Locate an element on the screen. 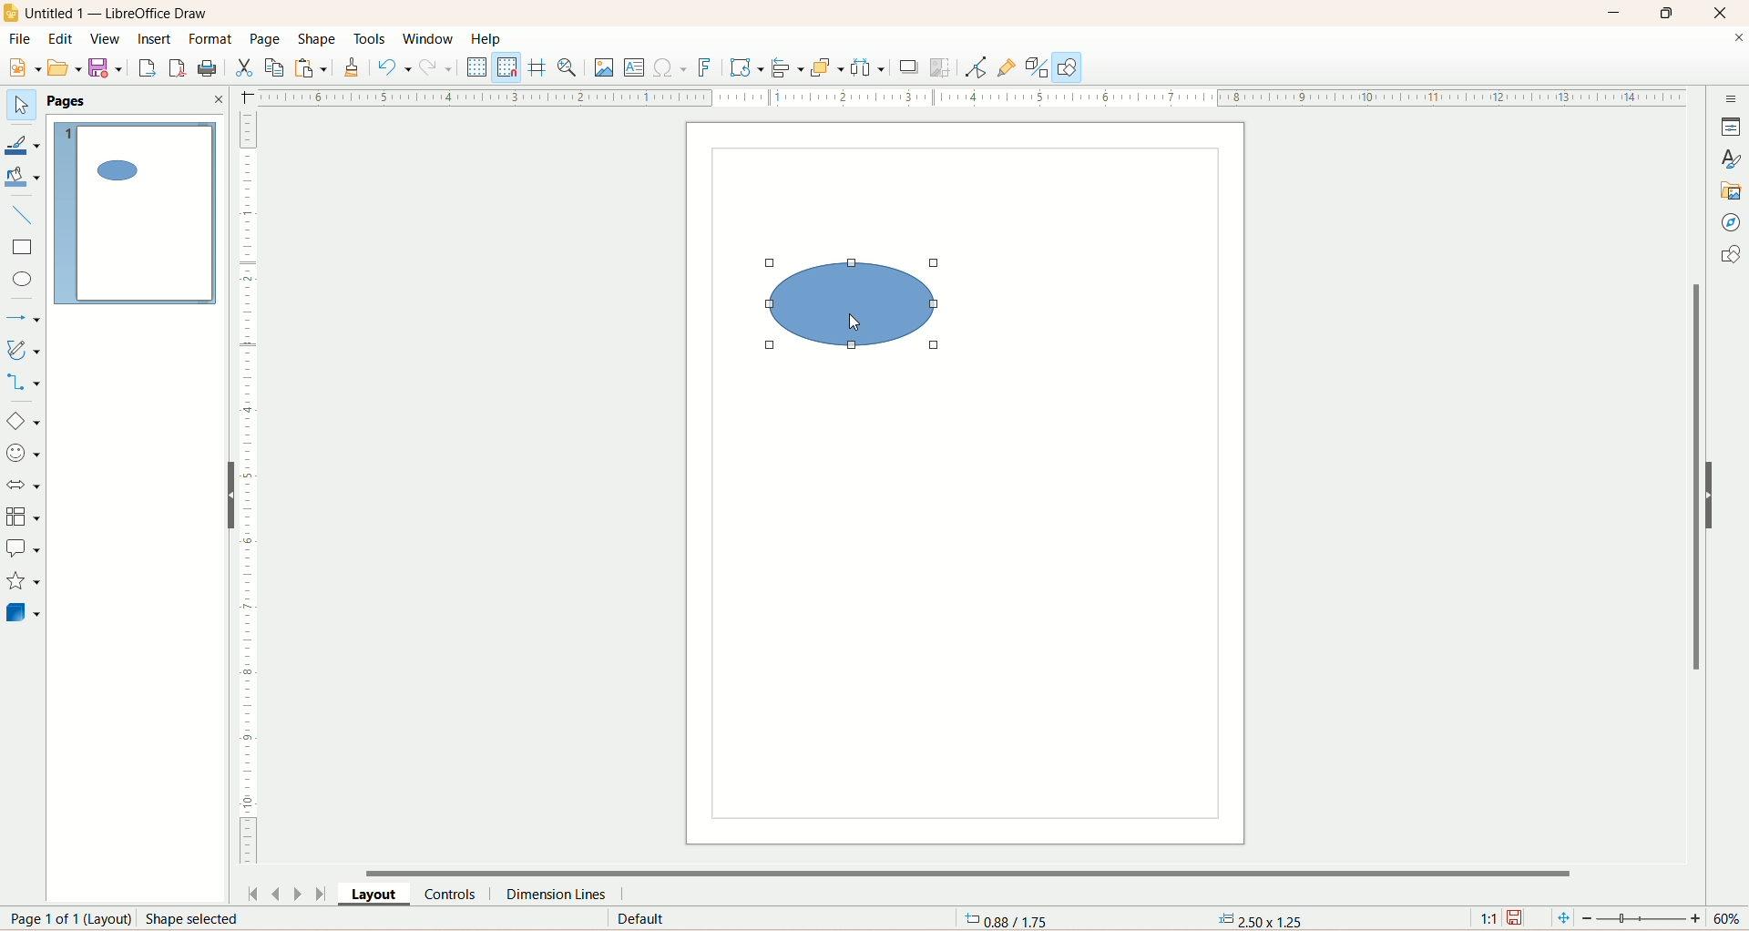 Image resolution: width=1749 pixels, height=931 pixels. tools is located at coordinates (370, 41).